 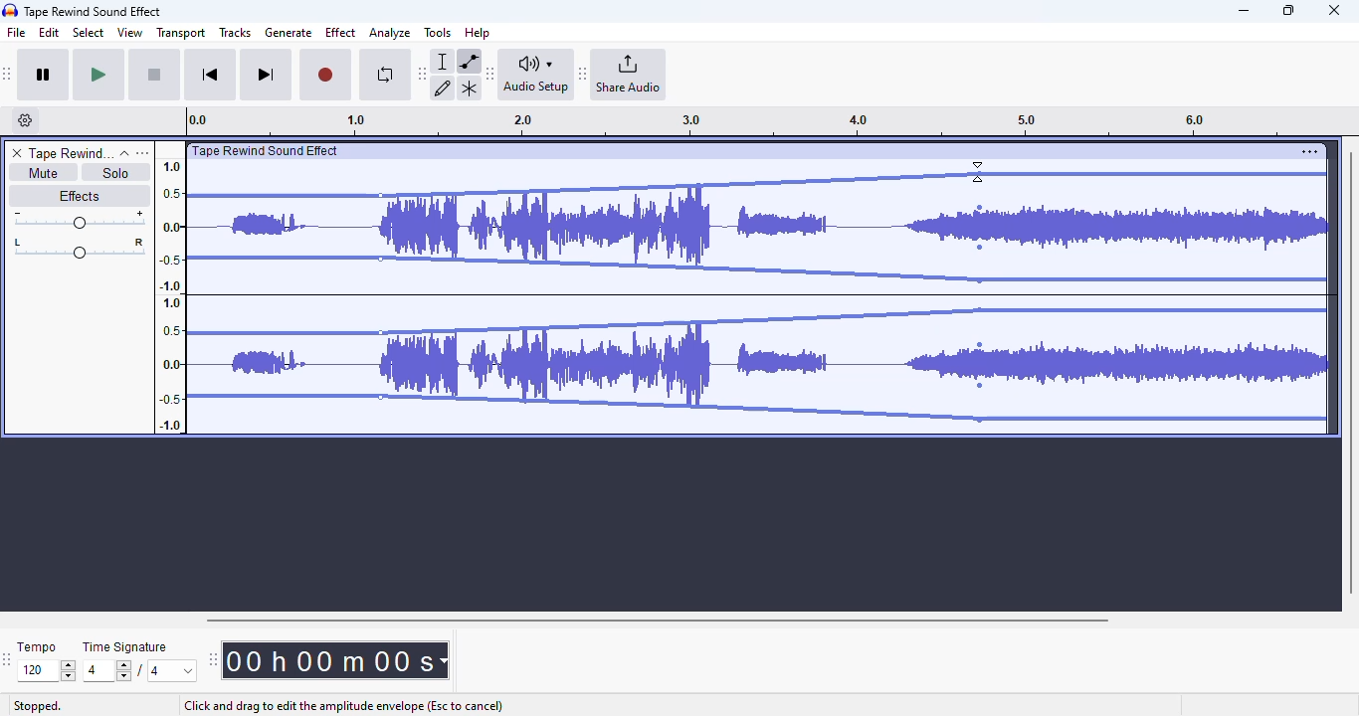 I want to click on Cursor, so click(x=977, y=172).